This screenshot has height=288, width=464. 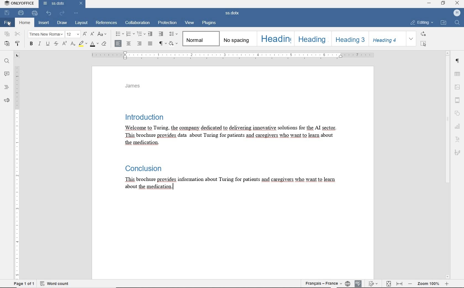 What do you see at coordinates (151, 44) in the screenshot?
I see `JUSTIFIED` at bounding box center [151, 44].